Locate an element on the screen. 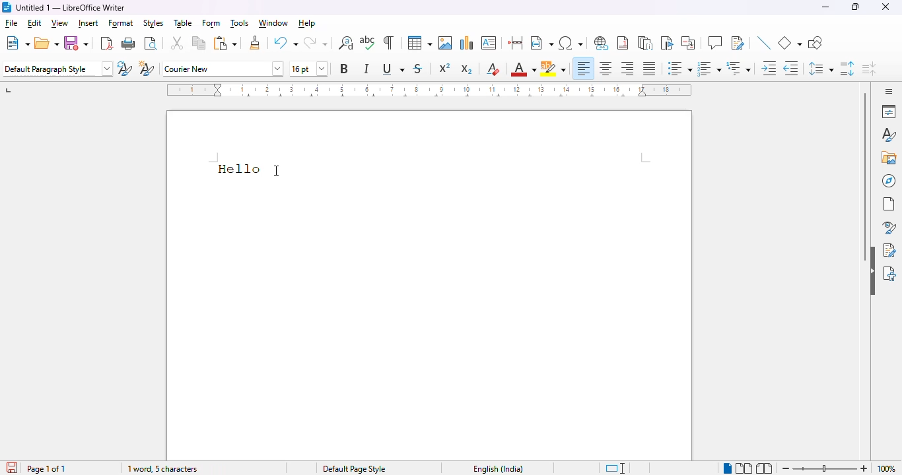 The width and height of the screenshot is (902, 475). toggle unordered list is located at coordinates (679, 69).